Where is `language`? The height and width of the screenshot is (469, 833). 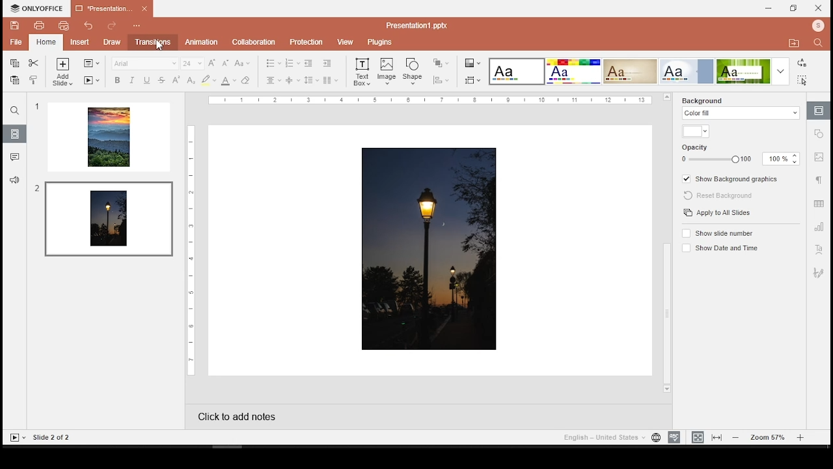 language is located at coordinates (655, 438).